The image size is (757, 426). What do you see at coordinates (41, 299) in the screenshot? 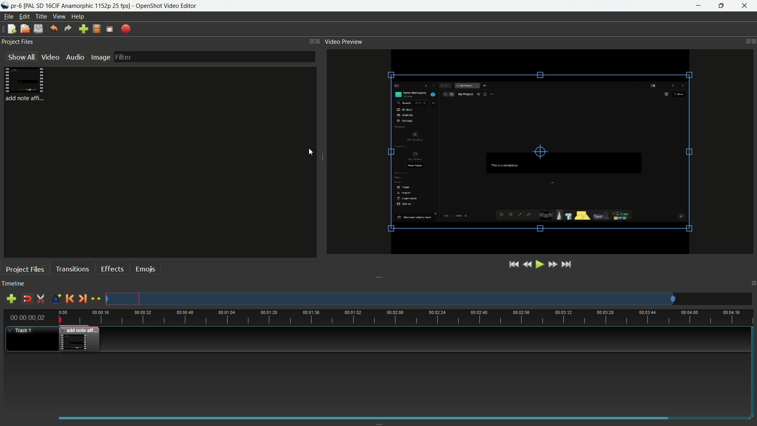
I see `enable razor` at bounding box center [41, 299].